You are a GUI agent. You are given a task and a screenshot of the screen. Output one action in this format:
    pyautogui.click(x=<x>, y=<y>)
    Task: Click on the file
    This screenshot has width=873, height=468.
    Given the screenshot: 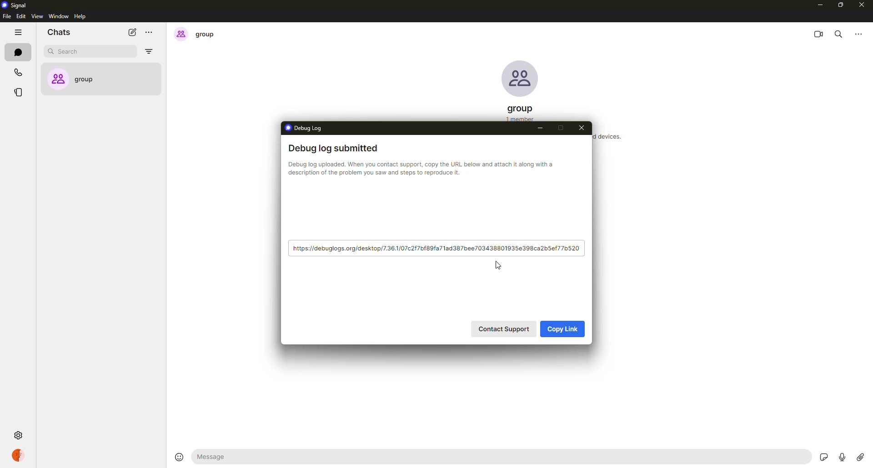 What is the action you would take?
    pyautogui.click(x=6, y=17)
    